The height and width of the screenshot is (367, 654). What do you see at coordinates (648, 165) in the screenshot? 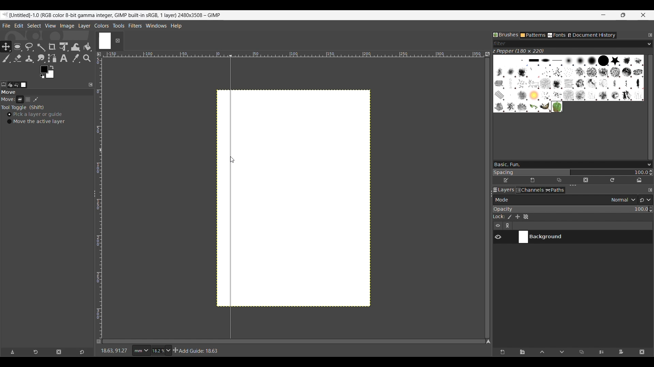
I see `Brush options` at bounding box center [648, 165].